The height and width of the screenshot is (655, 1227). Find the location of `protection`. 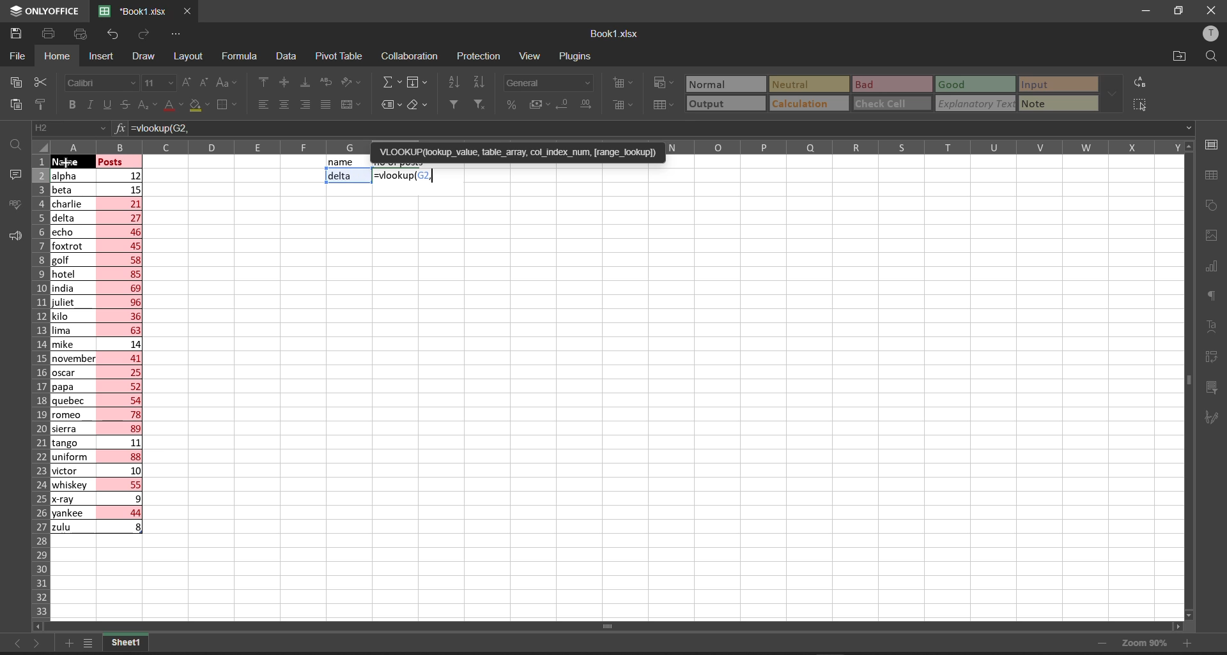

protection is located at coordinates (482, 56).